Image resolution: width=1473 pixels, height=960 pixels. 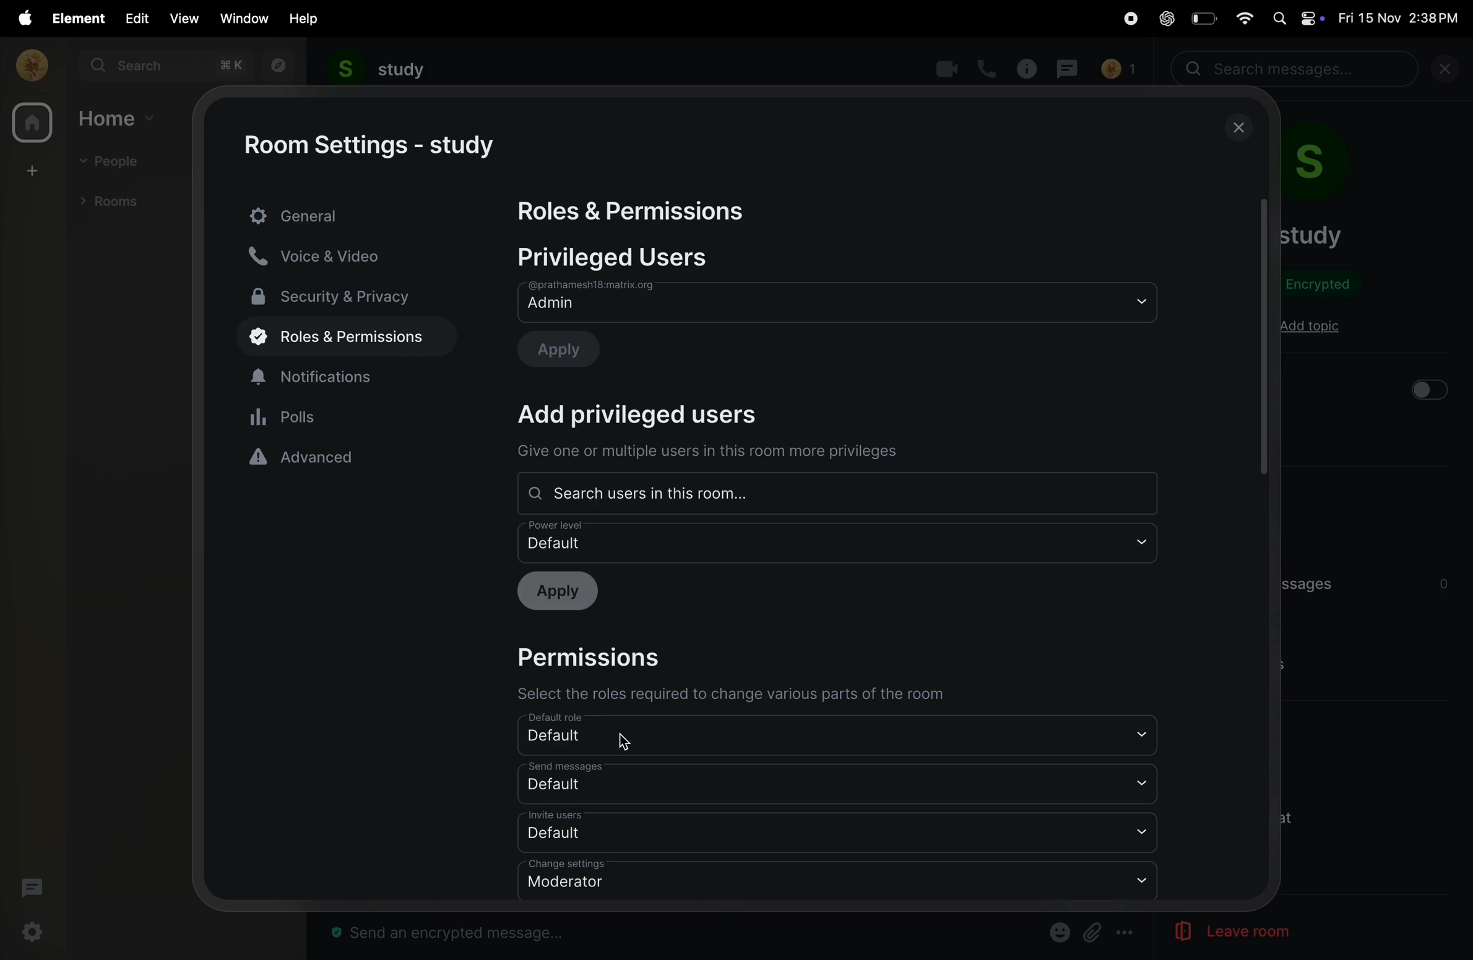 I want to click on Default, so click(x=839, y=541).